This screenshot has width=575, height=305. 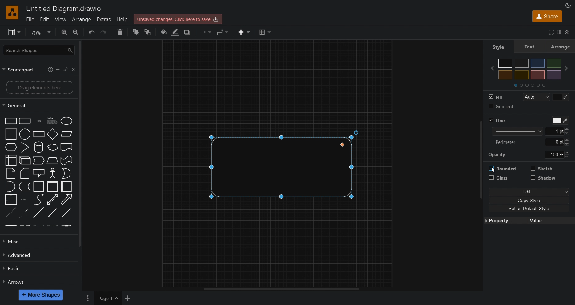 What do you see at coordinates (78, 33) in the screenshot?
I see `Zoom Out` at bounding box center [78, 33].